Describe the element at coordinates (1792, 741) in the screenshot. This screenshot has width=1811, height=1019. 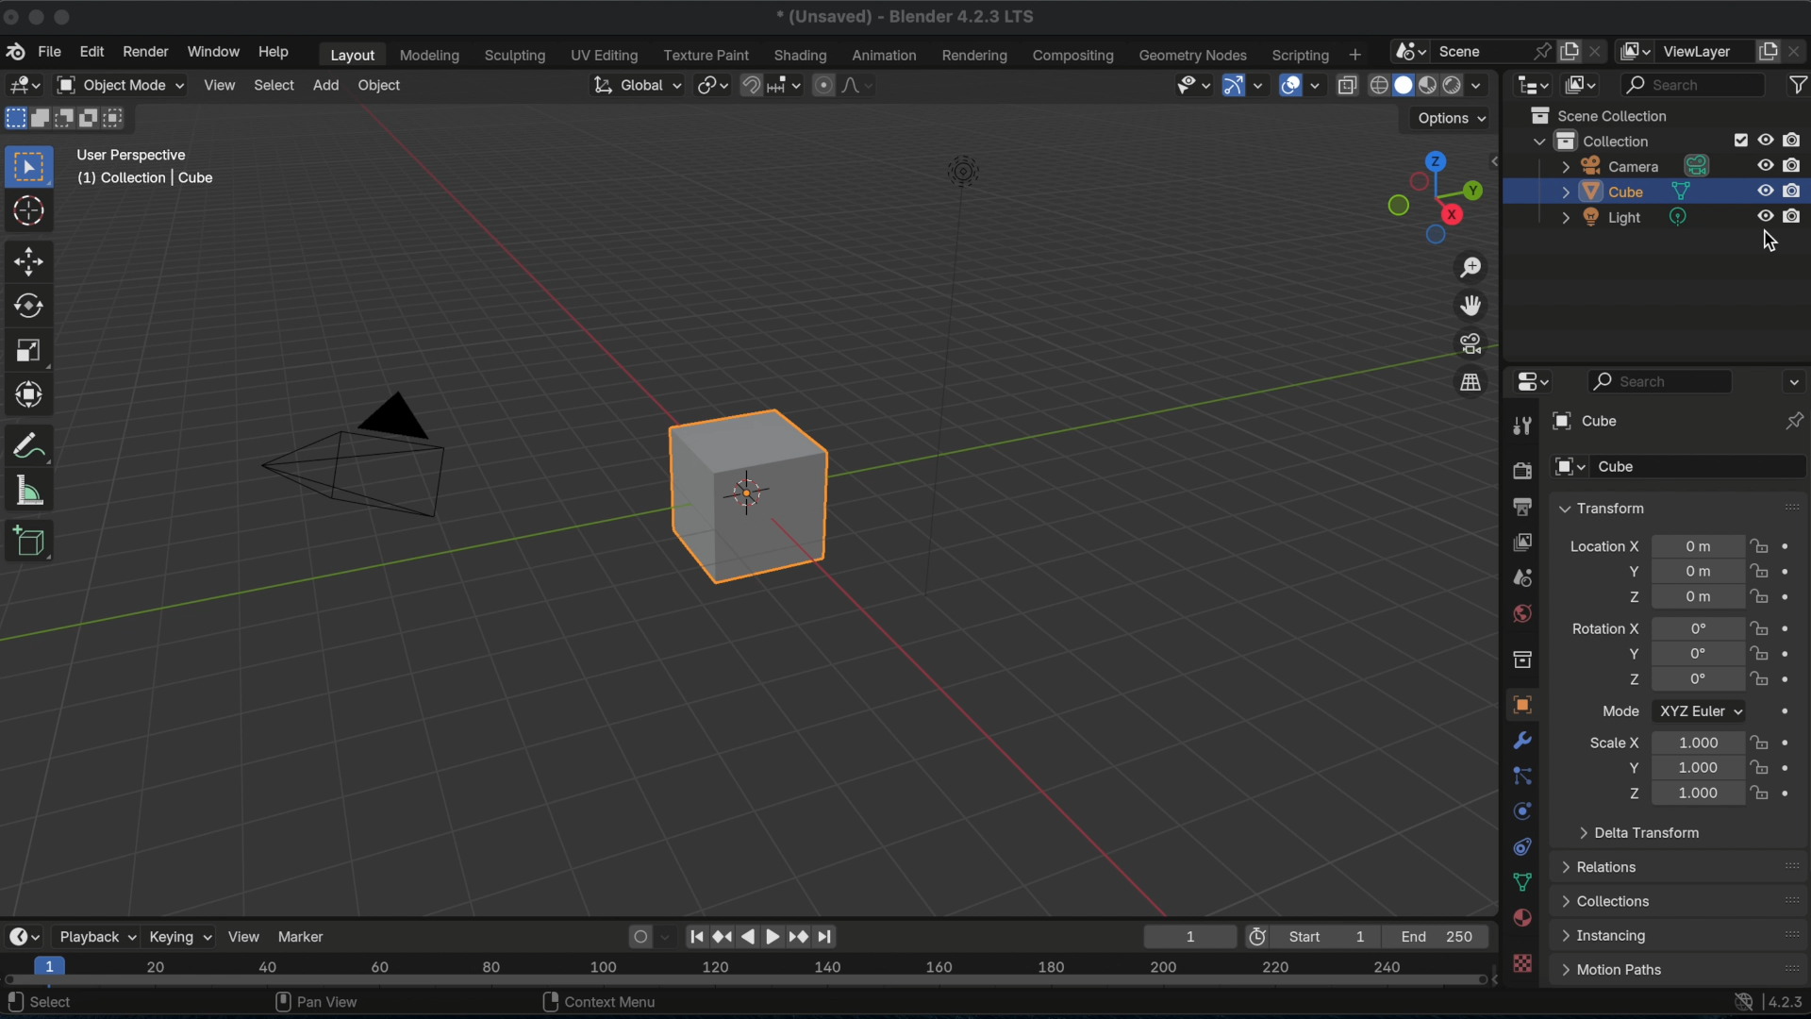
I see `animate property` at that location.